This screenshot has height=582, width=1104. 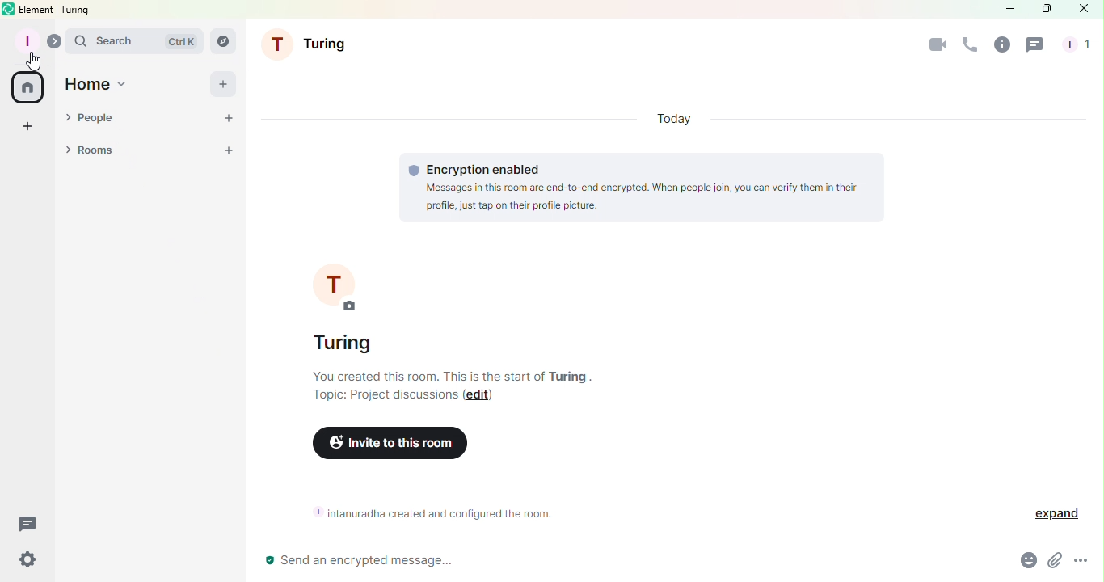 What do you see at coordinates (23, 562) in the screenshot?
I see `Quick settings` at bounding box center [23, 562].